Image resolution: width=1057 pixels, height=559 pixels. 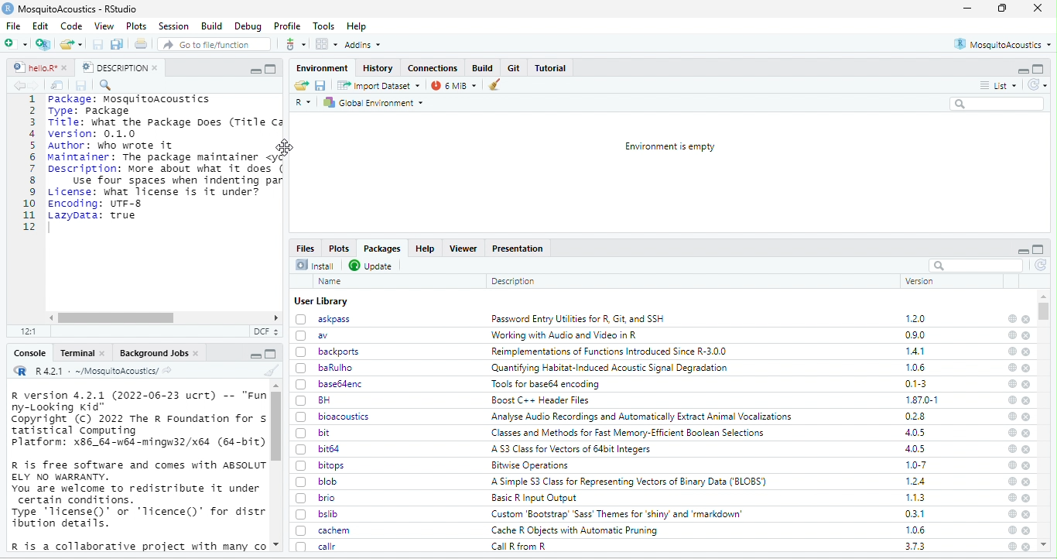 What do you see at coordinates (579, 530) in the screenshot?
I see `Cache R Objects with Automatic Pruning` at bounding box center [579, 530].